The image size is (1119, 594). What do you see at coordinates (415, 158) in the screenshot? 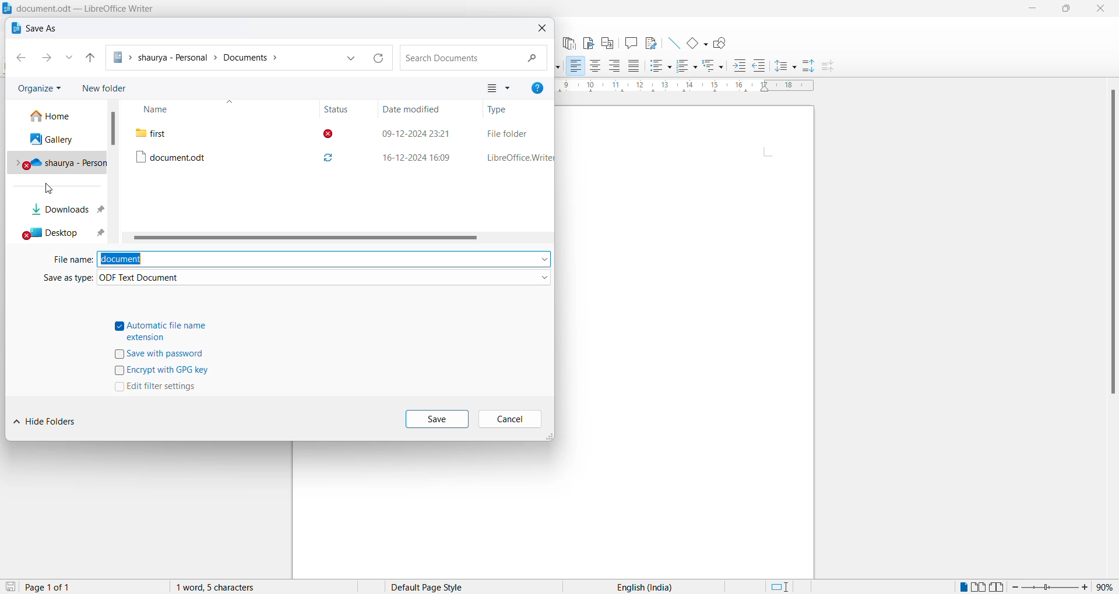
I see `16-12-2024 16:09` at bounding box center [415, 158].